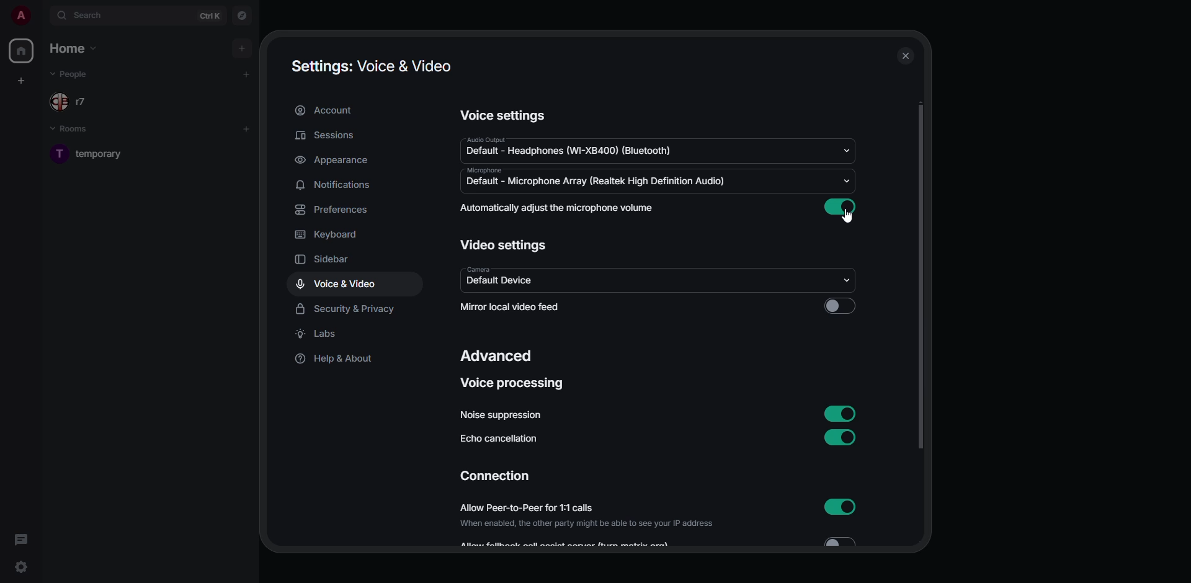 This screenshot has width=1191, height=583. Describe the element at coordinates (348, 308) in the screenshot. I see `security & privacy` at that location.